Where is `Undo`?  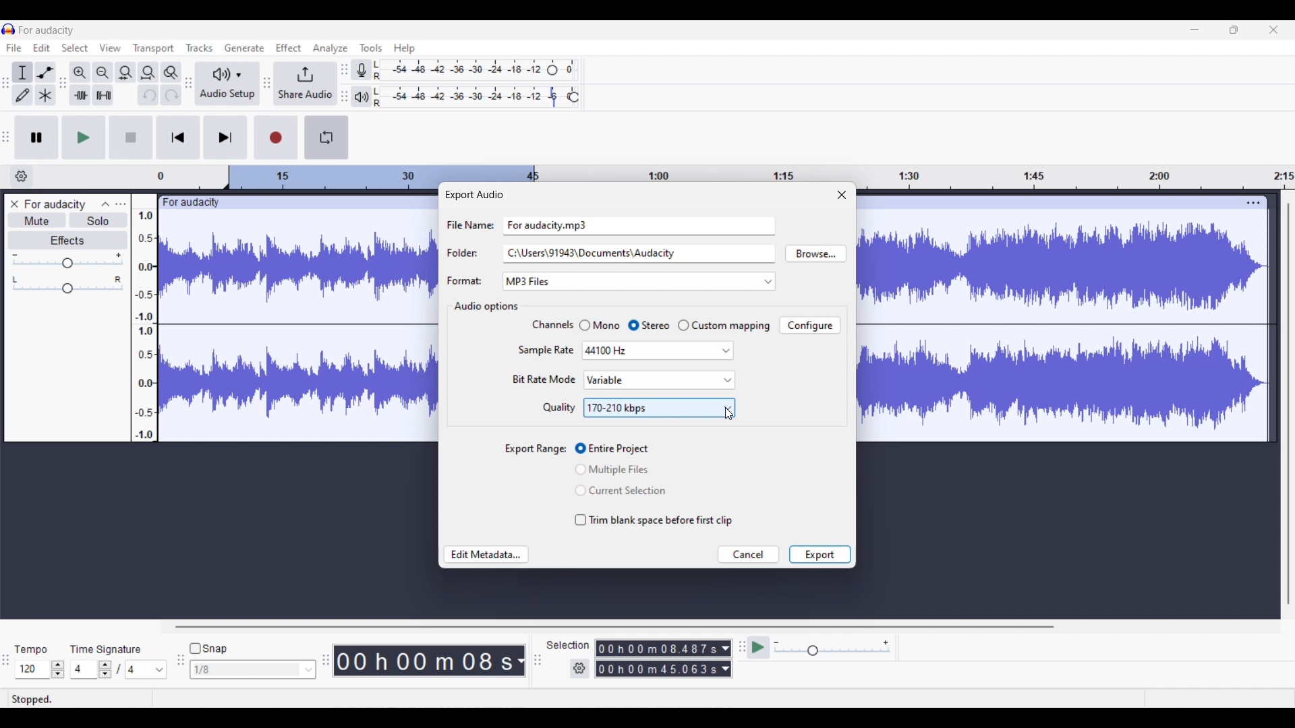 Undo is located at coordinates (148, 95).